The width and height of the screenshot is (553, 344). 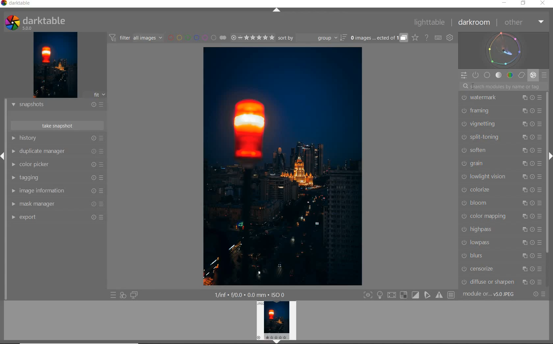 What do you see at coordinates (246, 294) in the screenshot?
I see `1/inf . f/0.0 . ISO 0` at bounding box center [246, 294].